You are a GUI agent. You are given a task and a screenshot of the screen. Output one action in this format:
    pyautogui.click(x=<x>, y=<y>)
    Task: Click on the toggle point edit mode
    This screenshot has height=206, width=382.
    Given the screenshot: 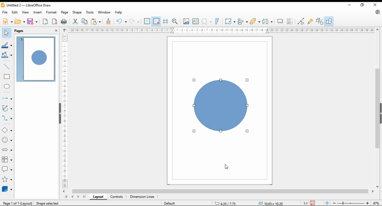 What is the action you would take?
    pyautogui.click(x=301, y=21)
    